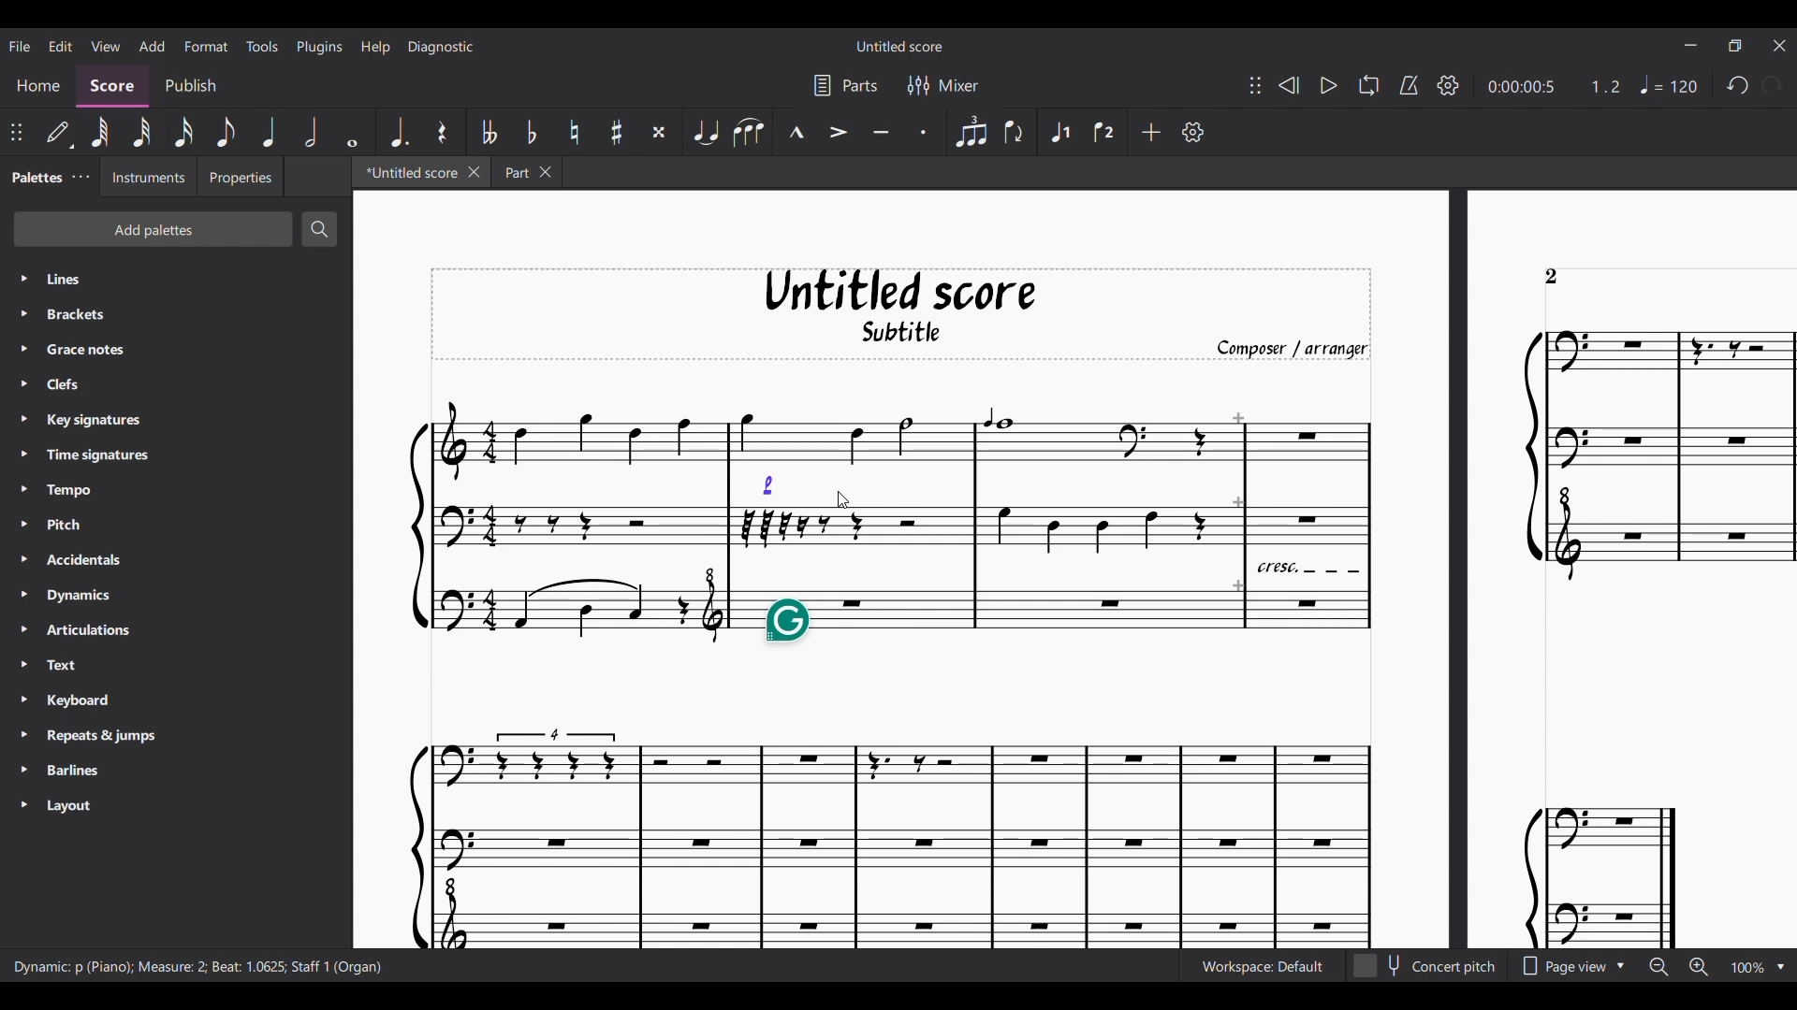 This screenshot has width=1797, height=1010. Describe the element at coordinates (1262, 966) in the screenshot. I see `Current workspace setting` at that location.